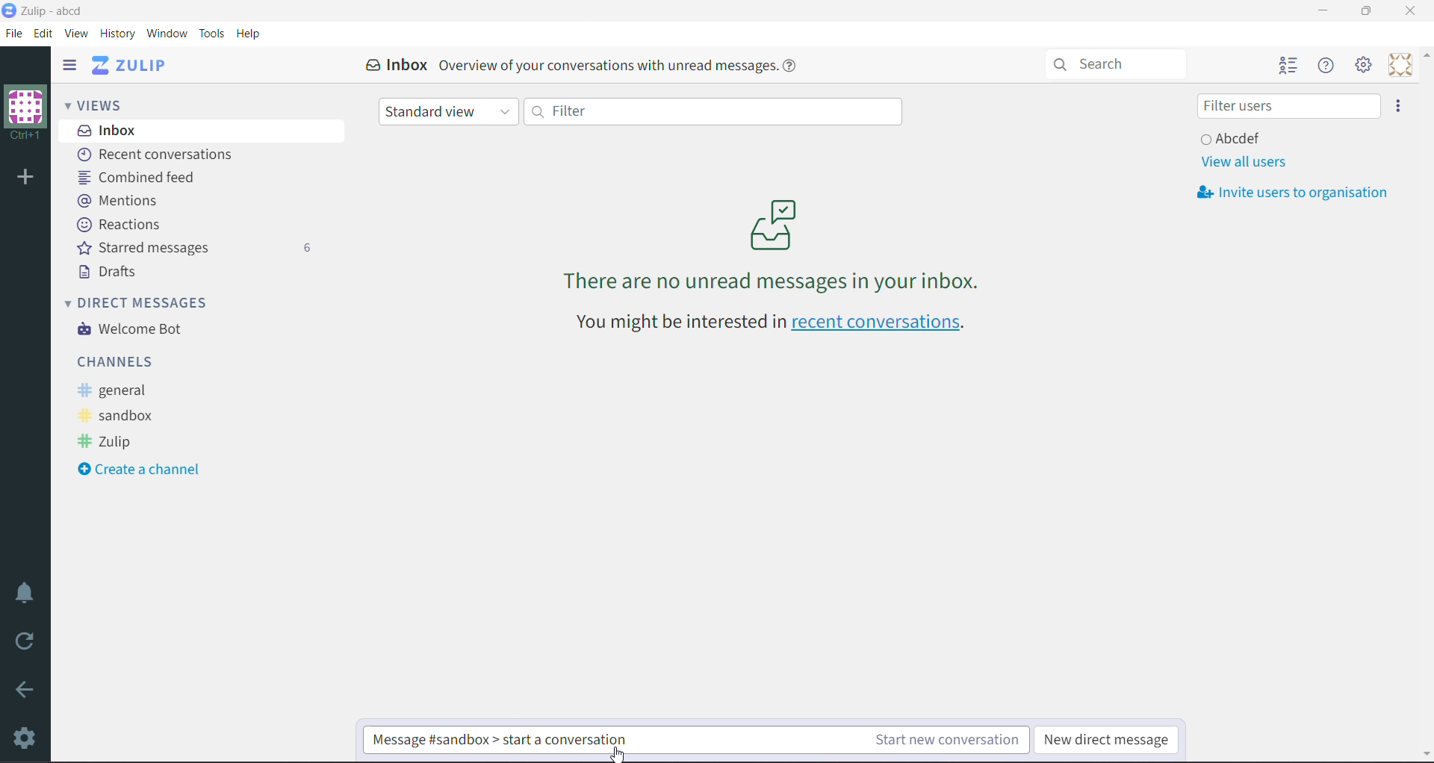 This screenshot has height=763, width=1434. What do you see at coordinates (1288, 106) in the screenshot?
I see `Filter users` at bounding box center [1288, 106].